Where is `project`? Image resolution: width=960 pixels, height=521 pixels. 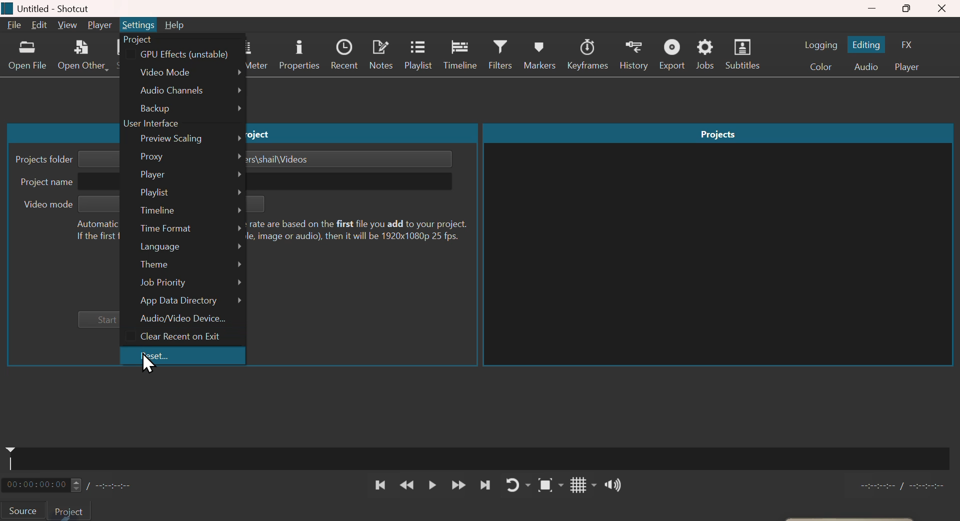 project is located at coordinates (73, 510).